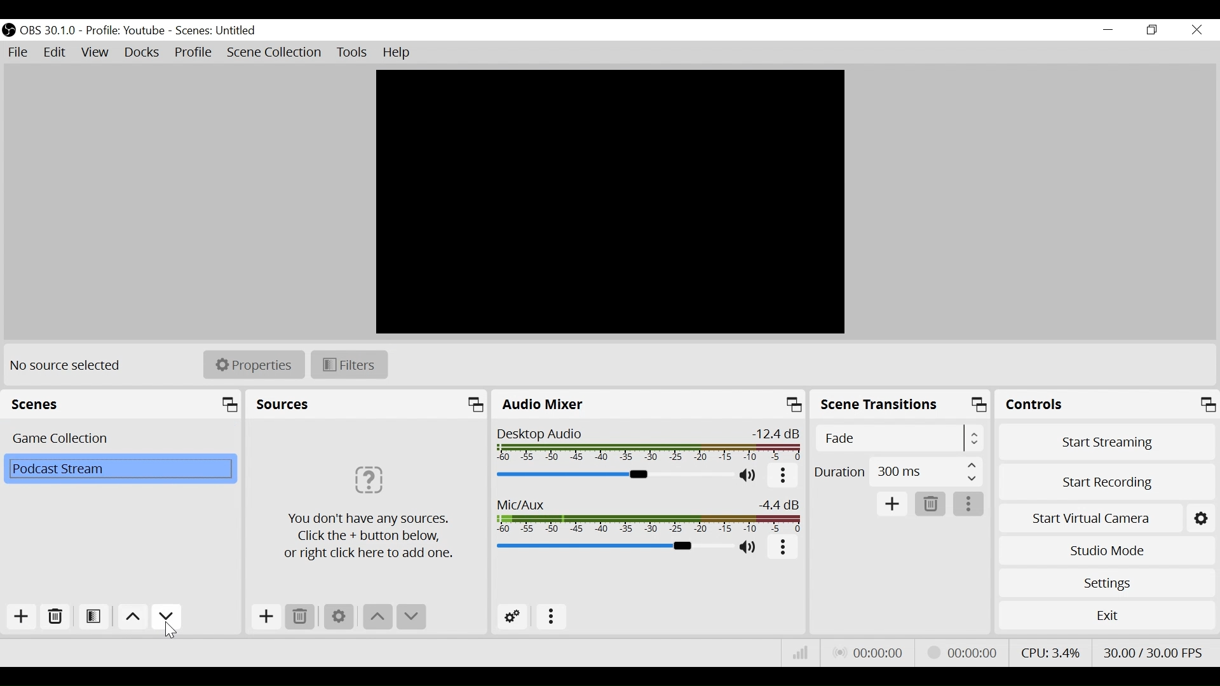  Describe the element at coordinates (95, 618) in the screenshot. I see `Open Scene Filter` at that location.